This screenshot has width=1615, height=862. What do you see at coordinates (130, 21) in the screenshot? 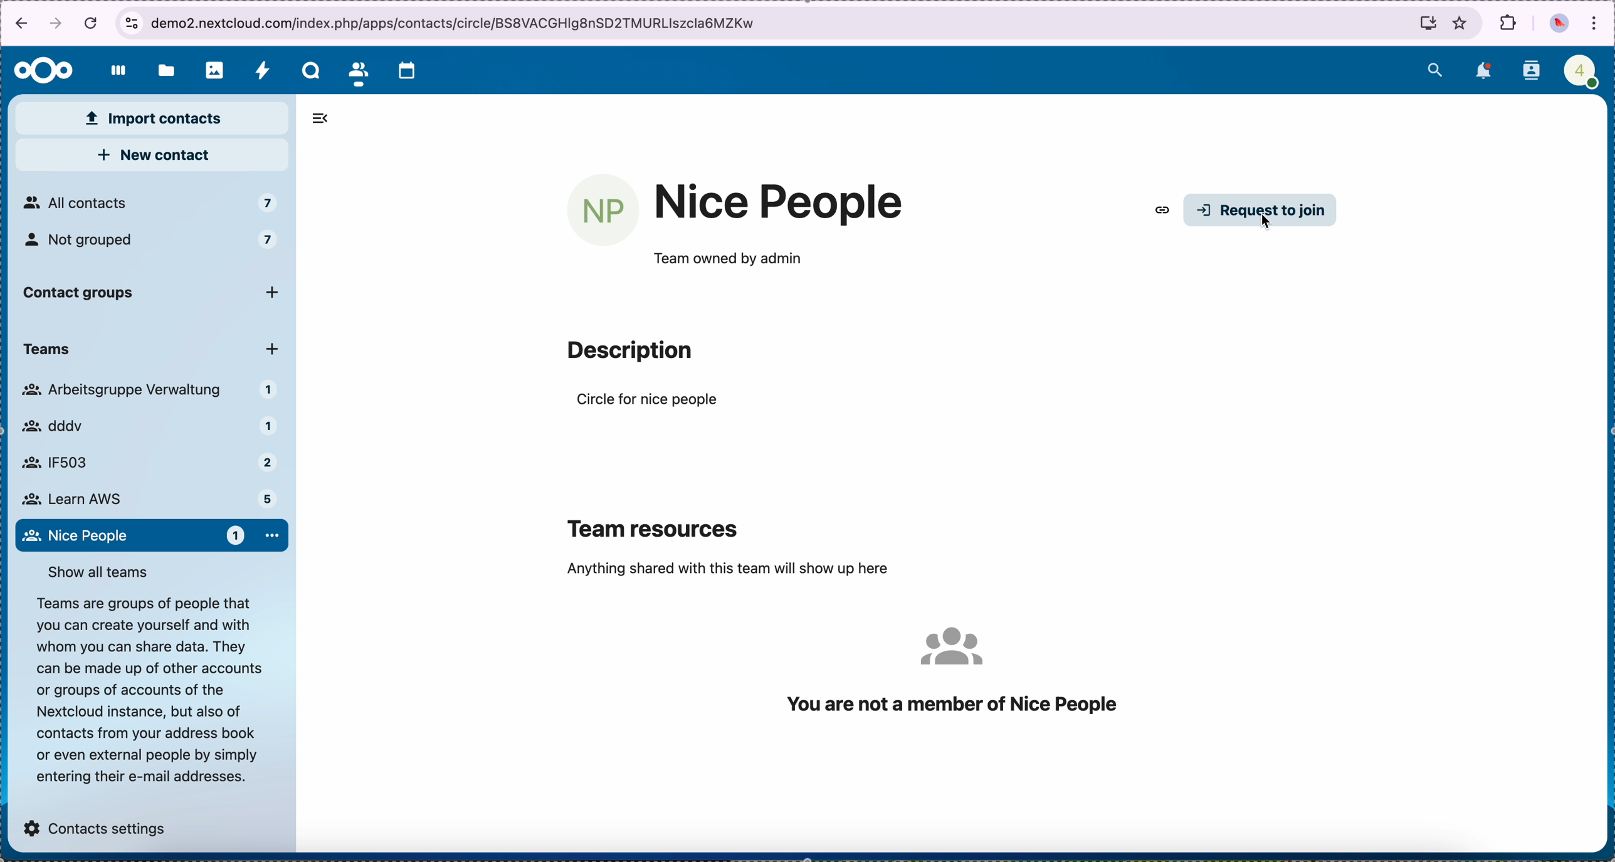
I see `controls` at bounding box center [130, 21].